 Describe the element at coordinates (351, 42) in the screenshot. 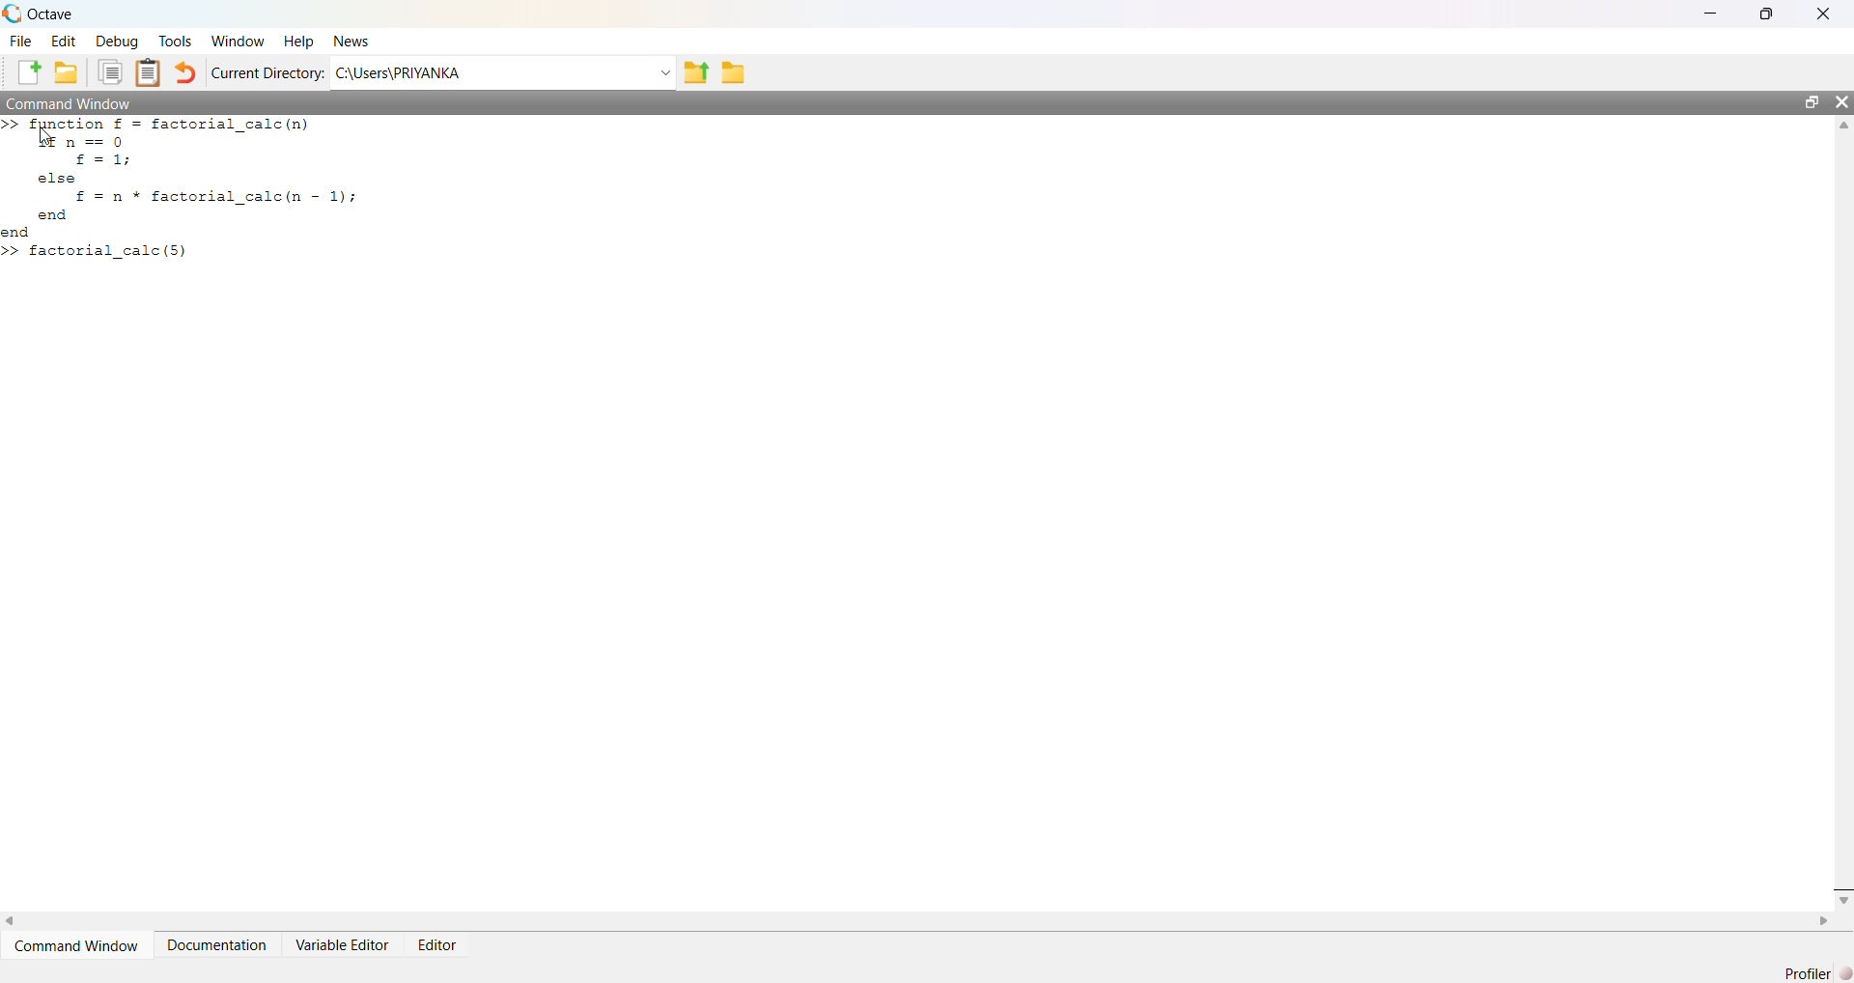

I see `news` at that location.